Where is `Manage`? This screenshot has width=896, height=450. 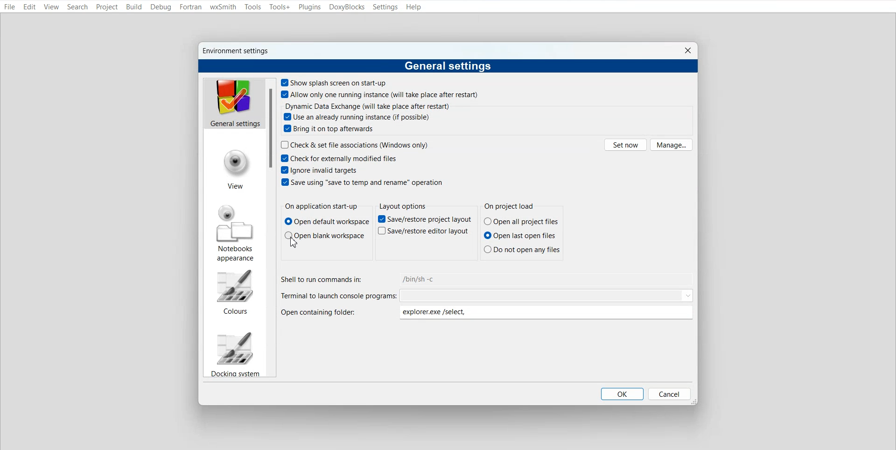
Manage is located at coordinates (672, 145).